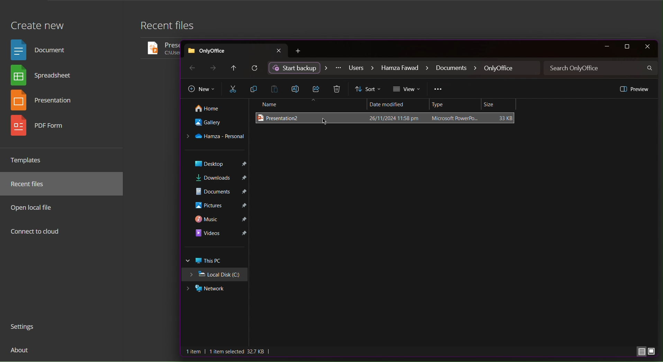 The image size is (663, 362). What do you see at coordinates (21, 353) in the screenshot?
I see `About` at bounding box center [21, 353].